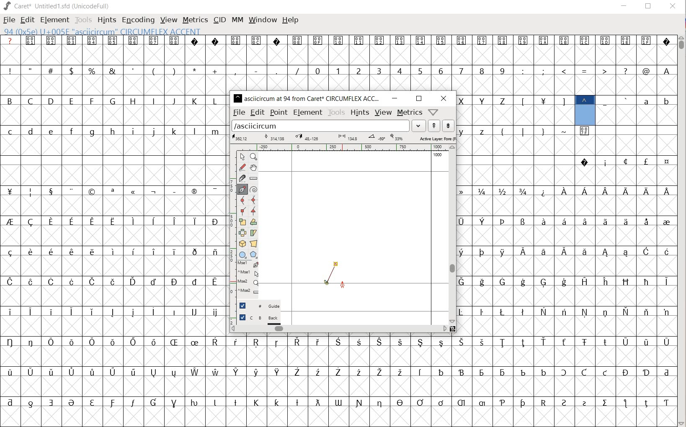 The image size is (686, 427). Describe the element at coordinates (28, 20) in the screenshot. I see `EDIT` at that location.